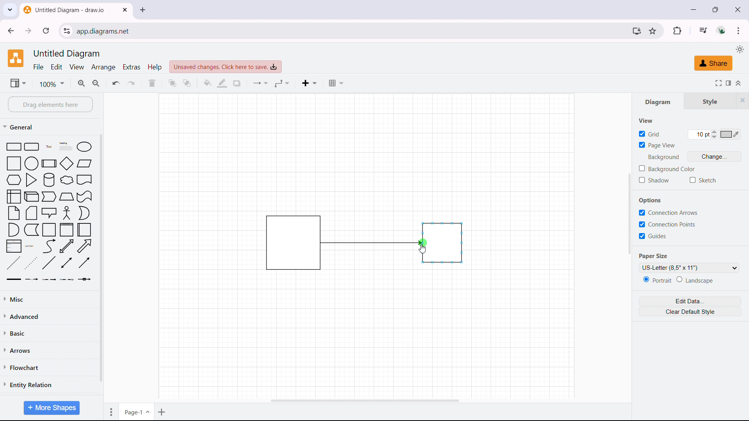 This screenshot has height=421, width=749. Describe the element at coordinates (309, 83) in the screenshot. I see `insert` at that location.